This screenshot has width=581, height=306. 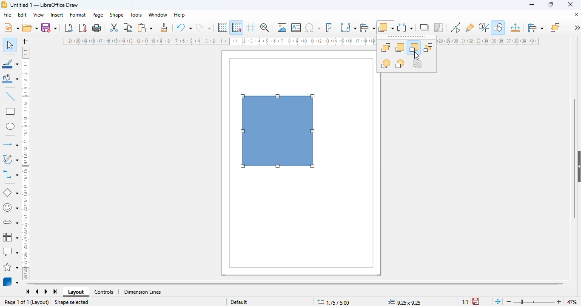 I want to click on select at least three objects to distribute, so click(x=405, y=27).